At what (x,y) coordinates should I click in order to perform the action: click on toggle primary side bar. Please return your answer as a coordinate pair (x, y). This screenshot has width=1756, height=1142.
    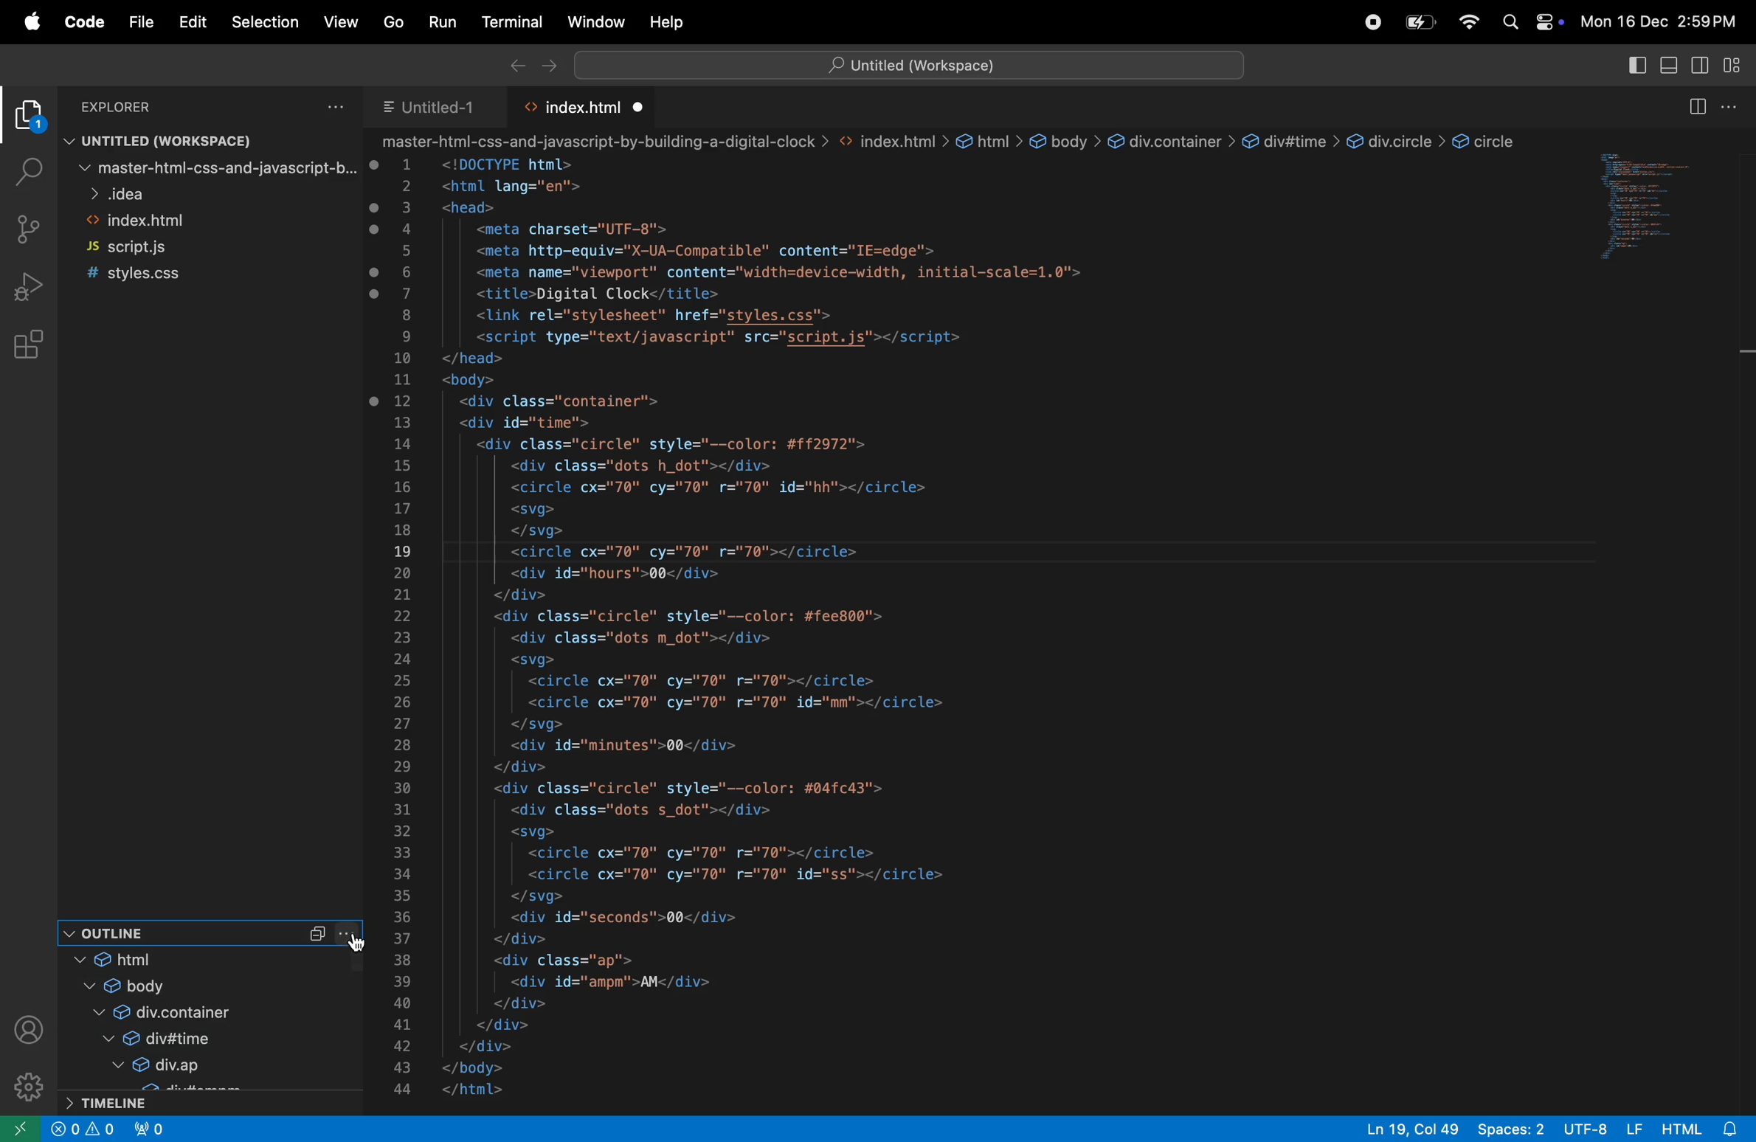
    Looking at the image, I should click on (1634, 64).